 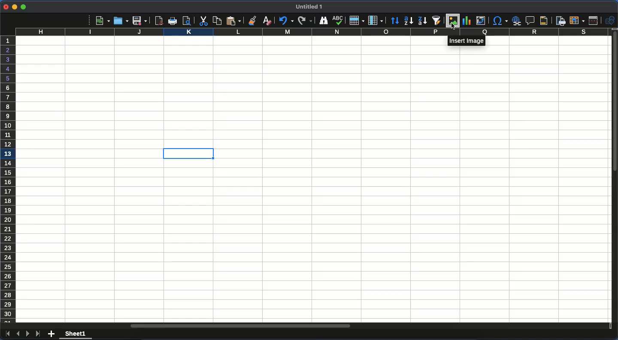 What do you see at coordinates (409, 21) in the screenshot?
I see `ascending` at bounding box center [409, 21].